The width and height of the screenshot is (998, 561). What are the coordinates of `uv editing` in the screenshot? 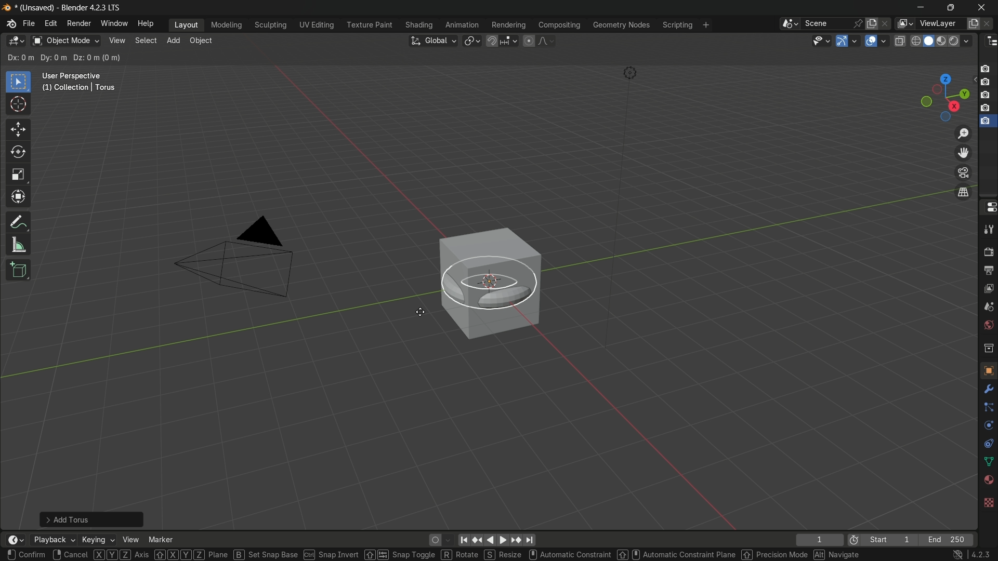 It's located at (316, 25).